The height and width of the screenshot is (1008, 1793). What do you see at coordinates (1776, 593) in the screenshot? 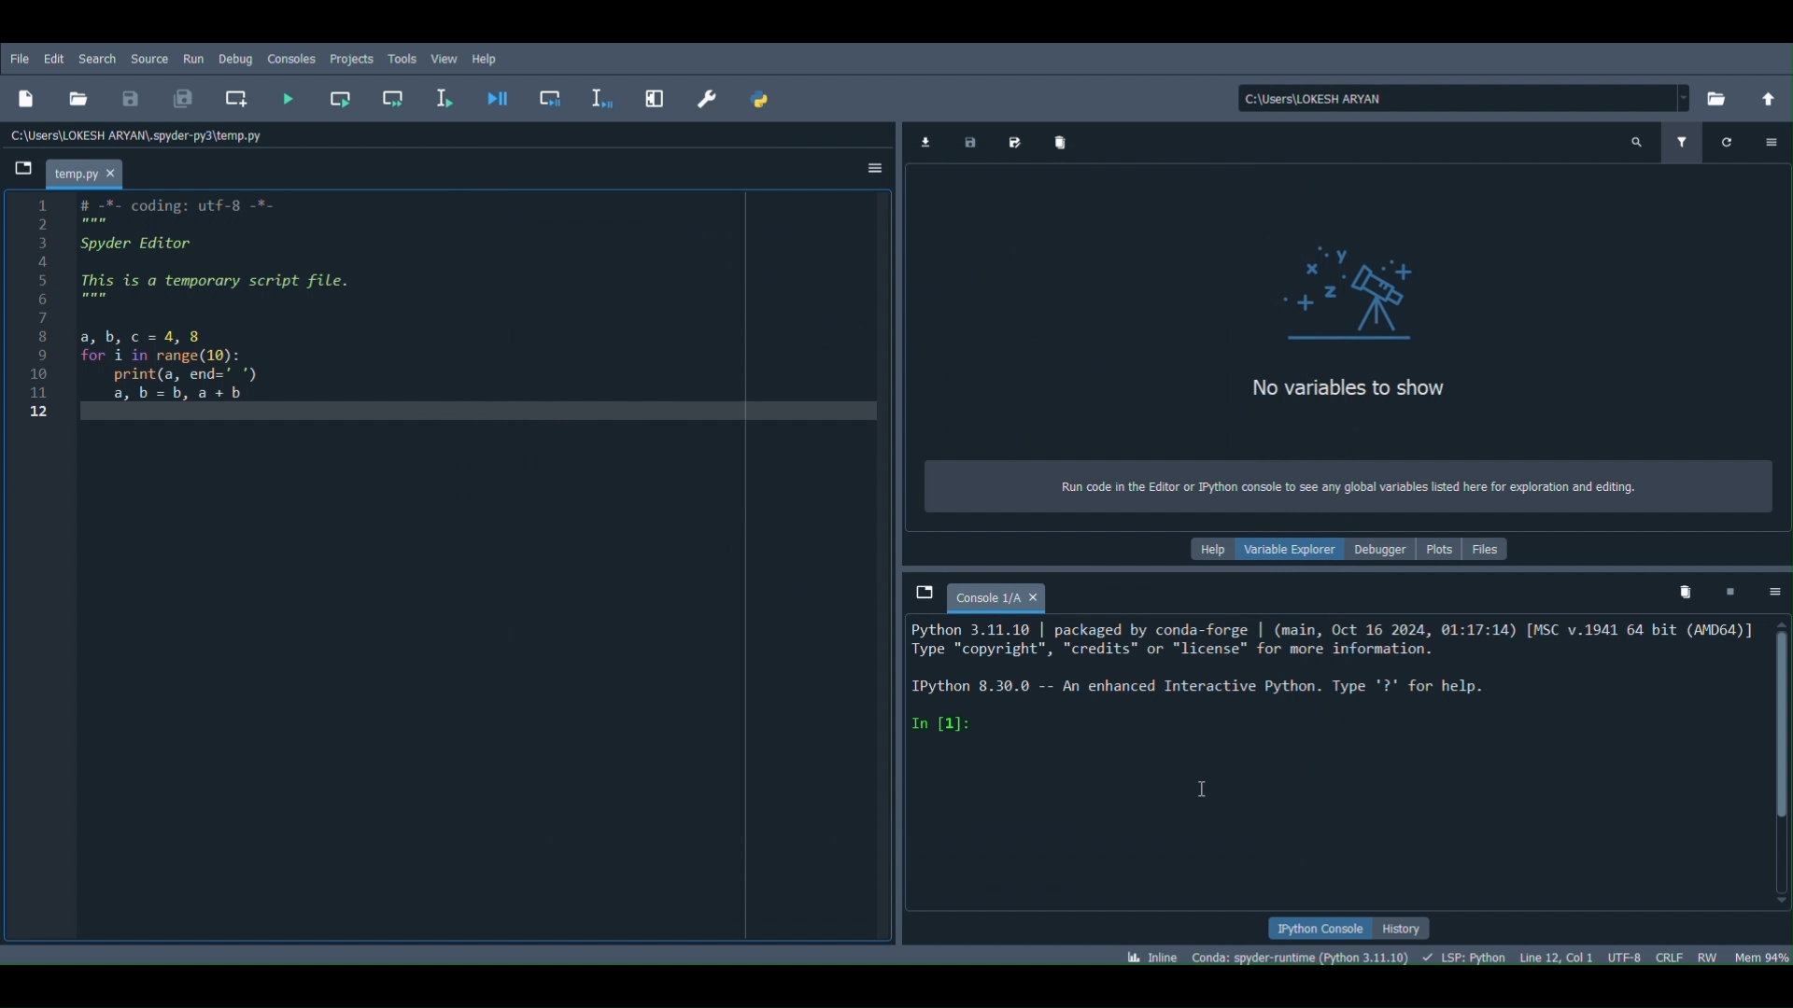
I see `Options` at bounding box center [1776, 593].